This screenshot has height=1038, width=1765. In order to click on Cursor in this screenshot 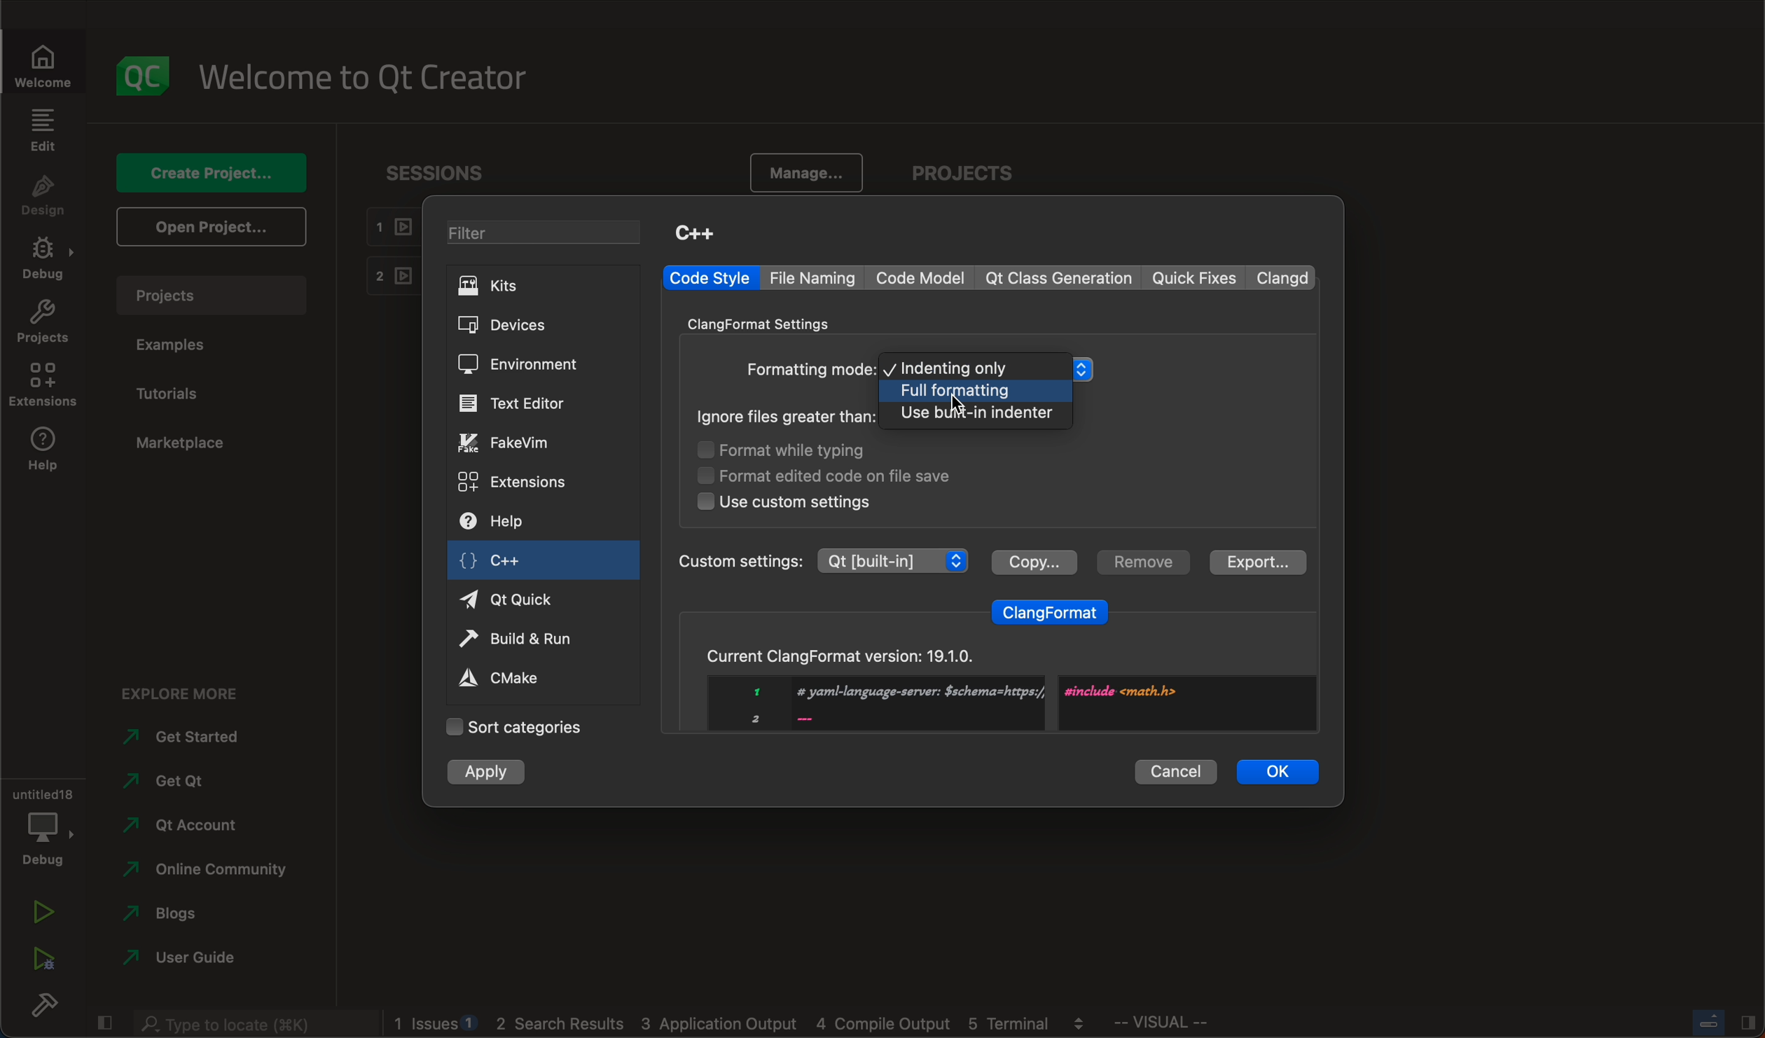, I will do `click(957, 403)`.